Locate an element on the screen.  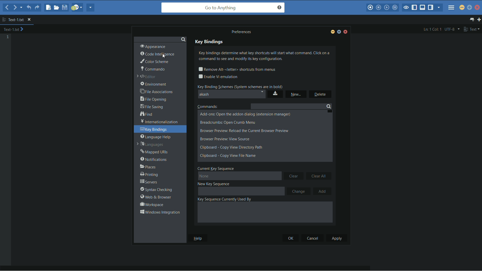
color scheme is located at coordinates (154, 61).